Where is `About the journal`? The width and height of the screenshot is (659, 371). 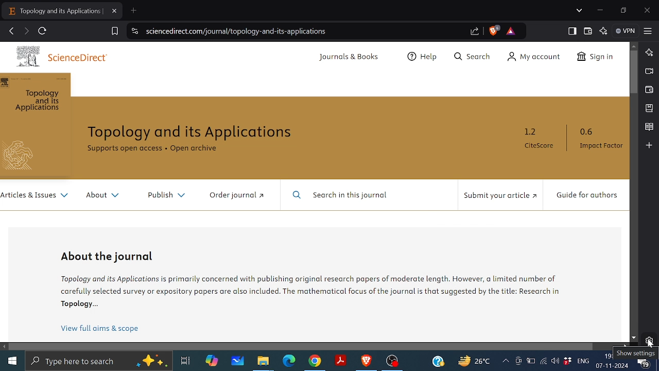 About the journal is located at coordinates (112, 257).